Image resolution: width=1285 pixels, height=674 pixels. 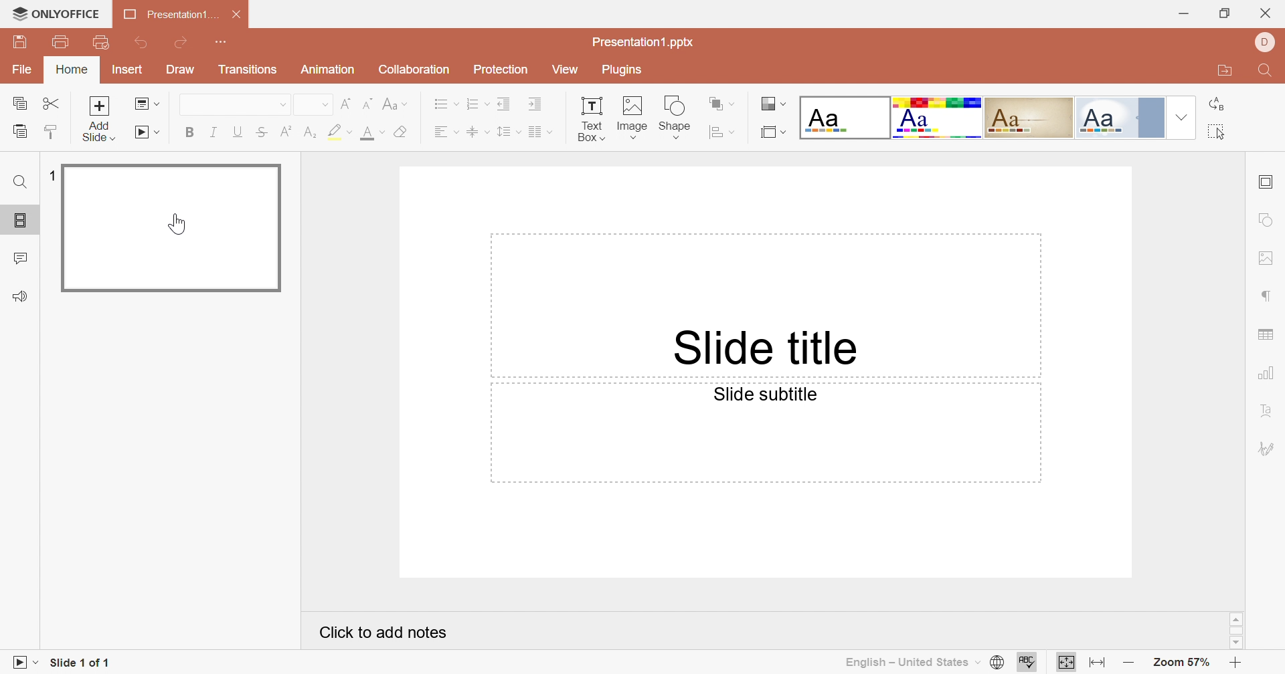 I want to click on Restore down, so click(x=1222, y=12).